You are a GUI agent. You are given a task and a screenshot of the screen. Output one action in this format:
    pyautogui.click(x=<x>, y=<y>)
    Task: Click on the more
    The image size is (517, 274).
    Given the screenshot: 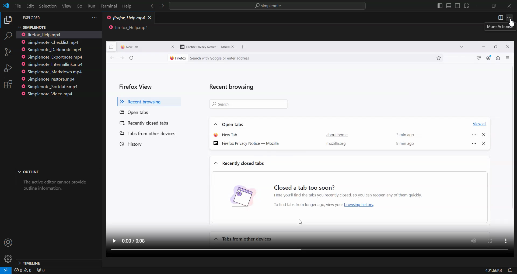 What is the action you would take?
    pyautogui.click(x=474, y=134)
    